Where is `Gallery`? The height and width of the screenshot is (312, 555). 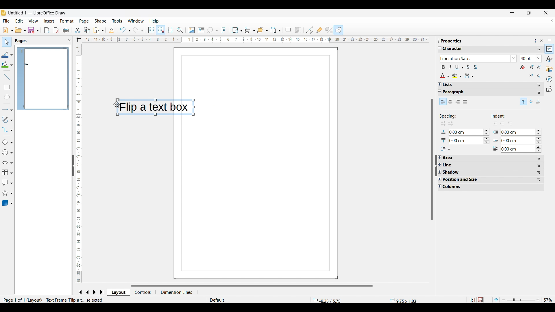 Gallery is located at coordinates (550, 69).